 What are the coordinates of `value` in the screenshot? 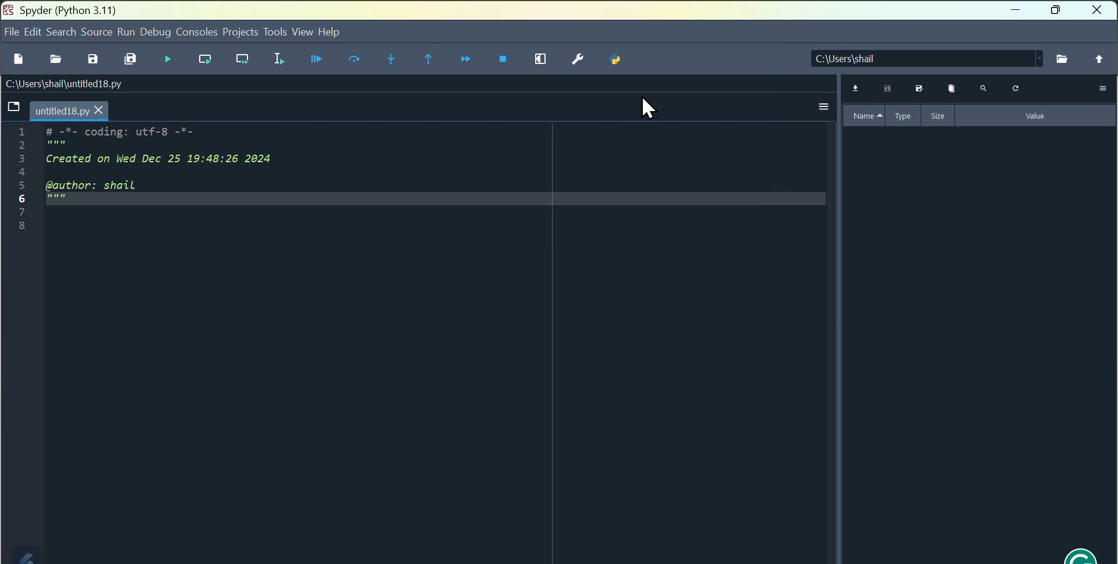 It's located at (1036, 115).